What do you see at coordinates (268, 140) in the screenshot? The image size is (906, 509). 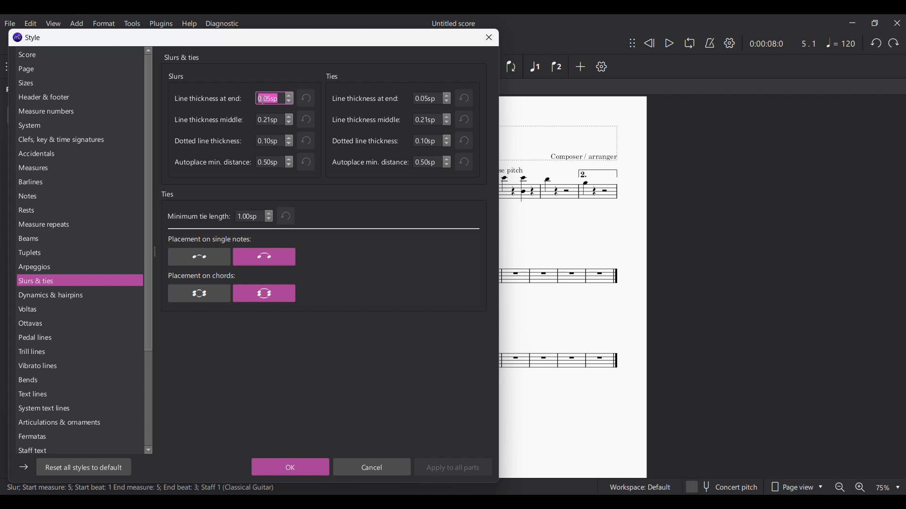 I see `Manually input dotted line thickness` at bounding box center [268, 140].